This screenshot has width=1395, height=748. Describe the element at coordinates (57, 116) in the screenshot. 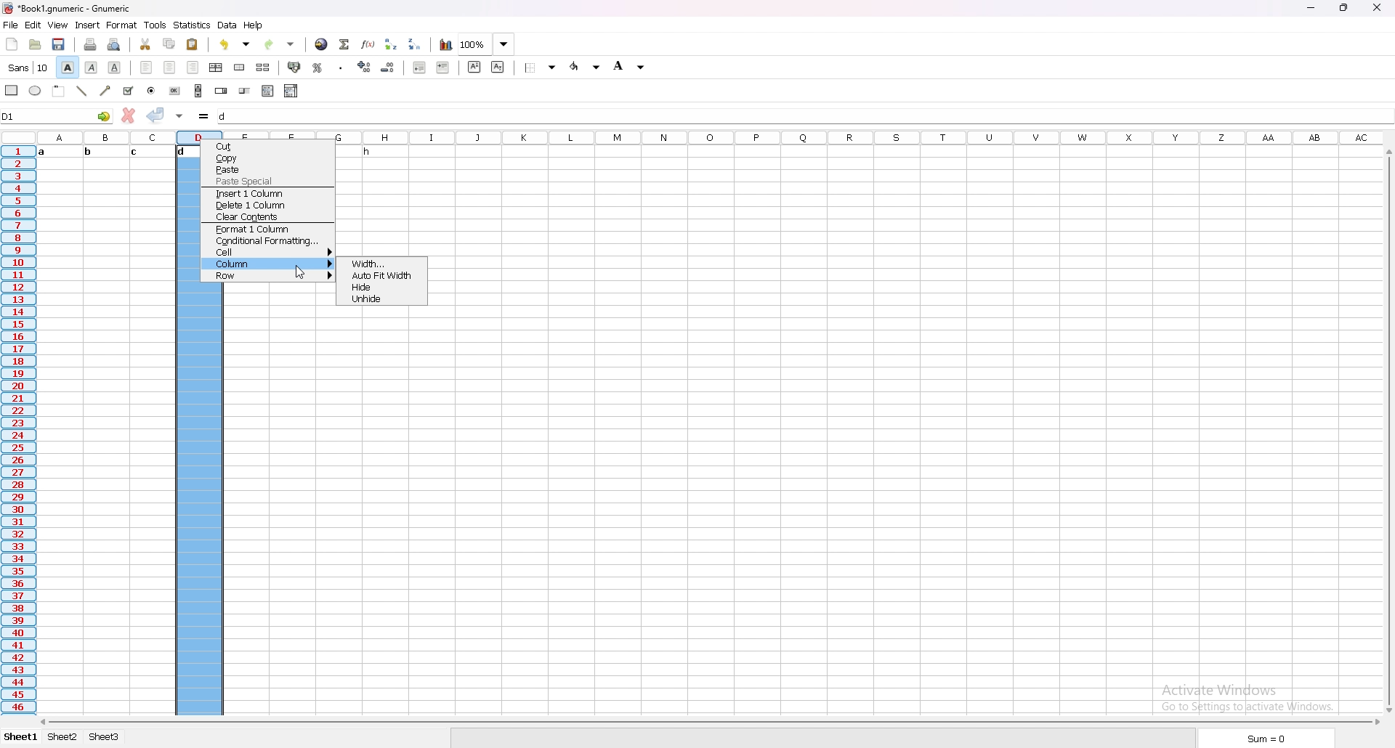

I see `selected cell` at that location.